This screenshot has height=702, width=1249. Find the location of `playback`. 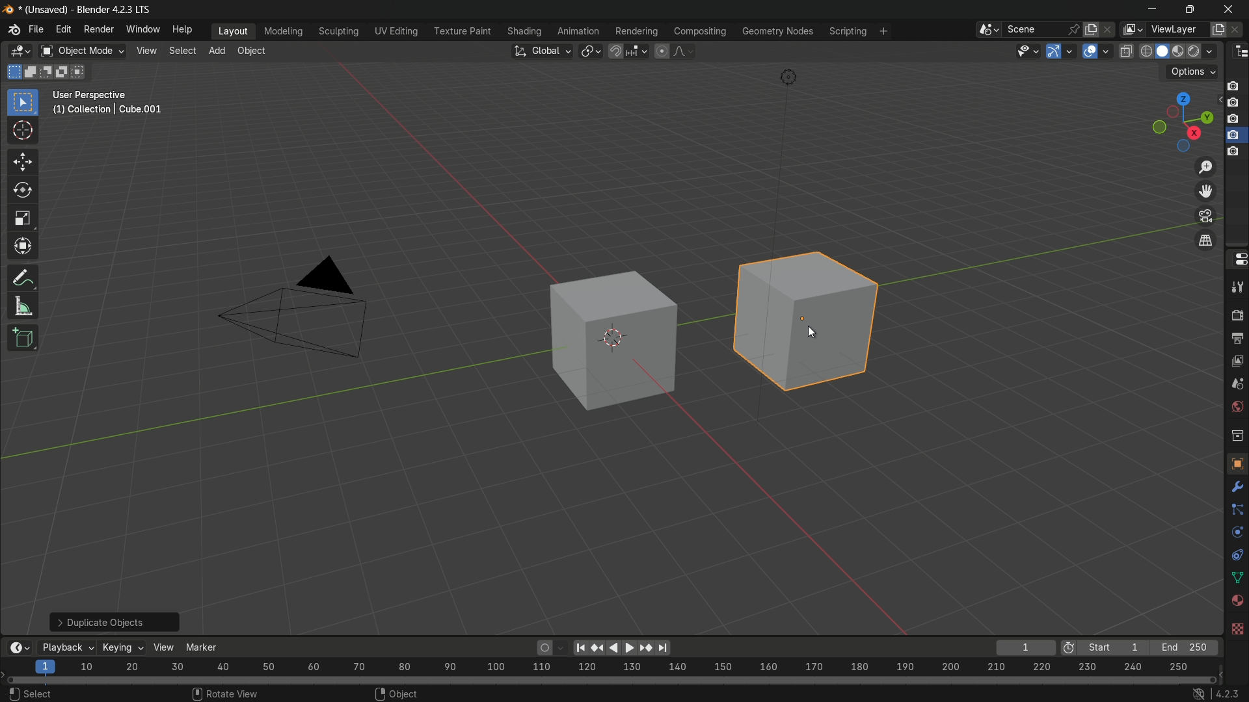

playback is located at coordinates (68, 647).